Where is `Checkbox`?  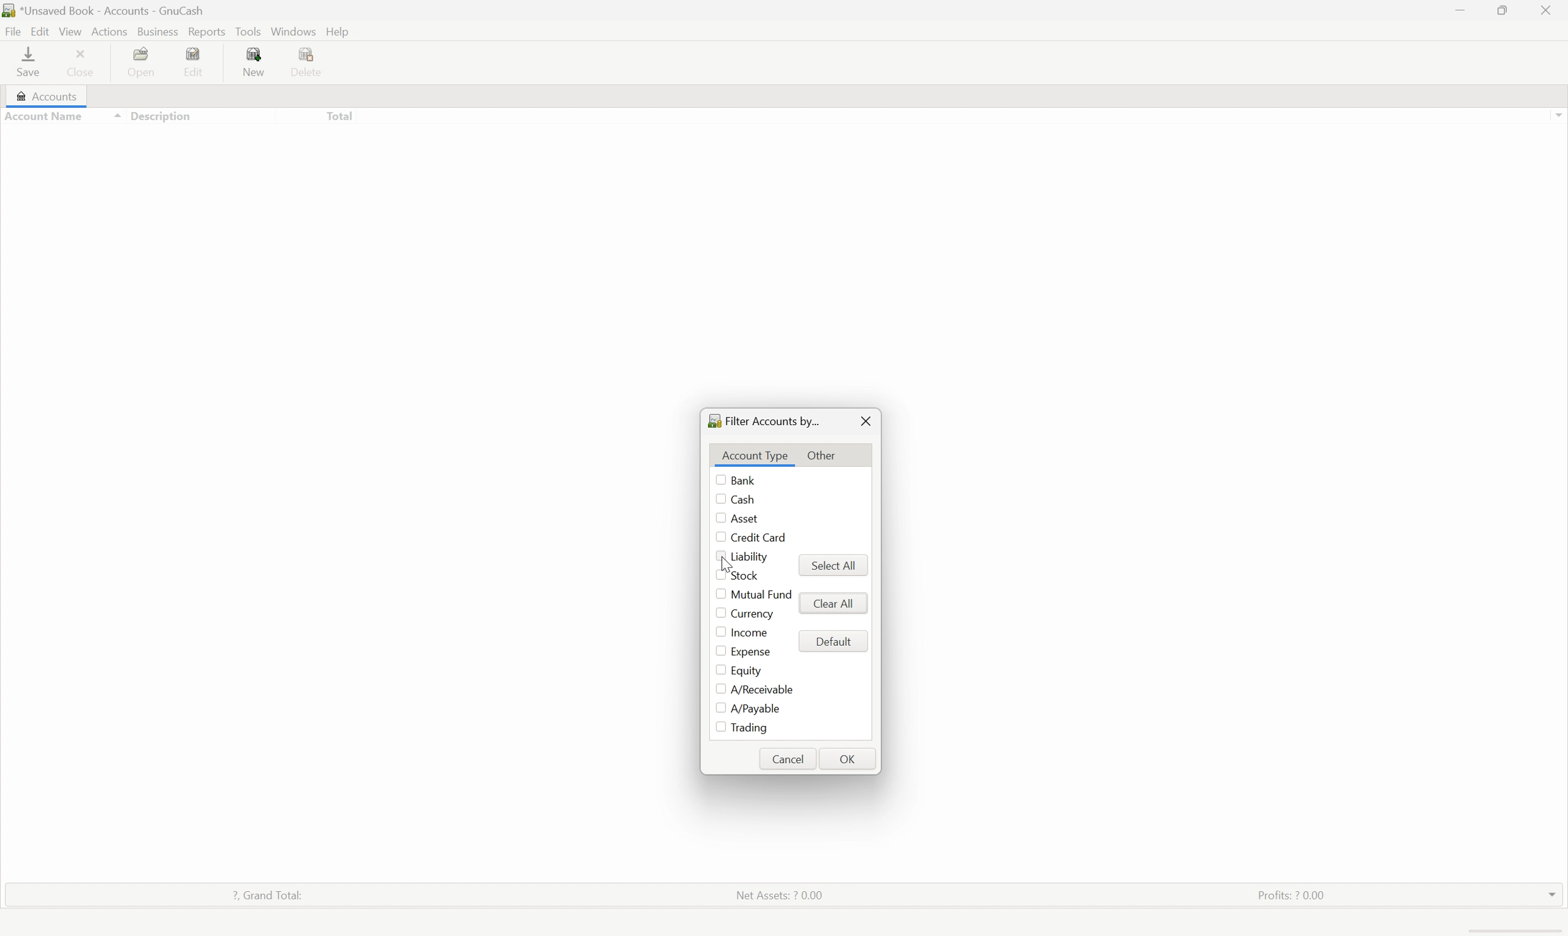
Checkbox is located at coordinates (714, 557).